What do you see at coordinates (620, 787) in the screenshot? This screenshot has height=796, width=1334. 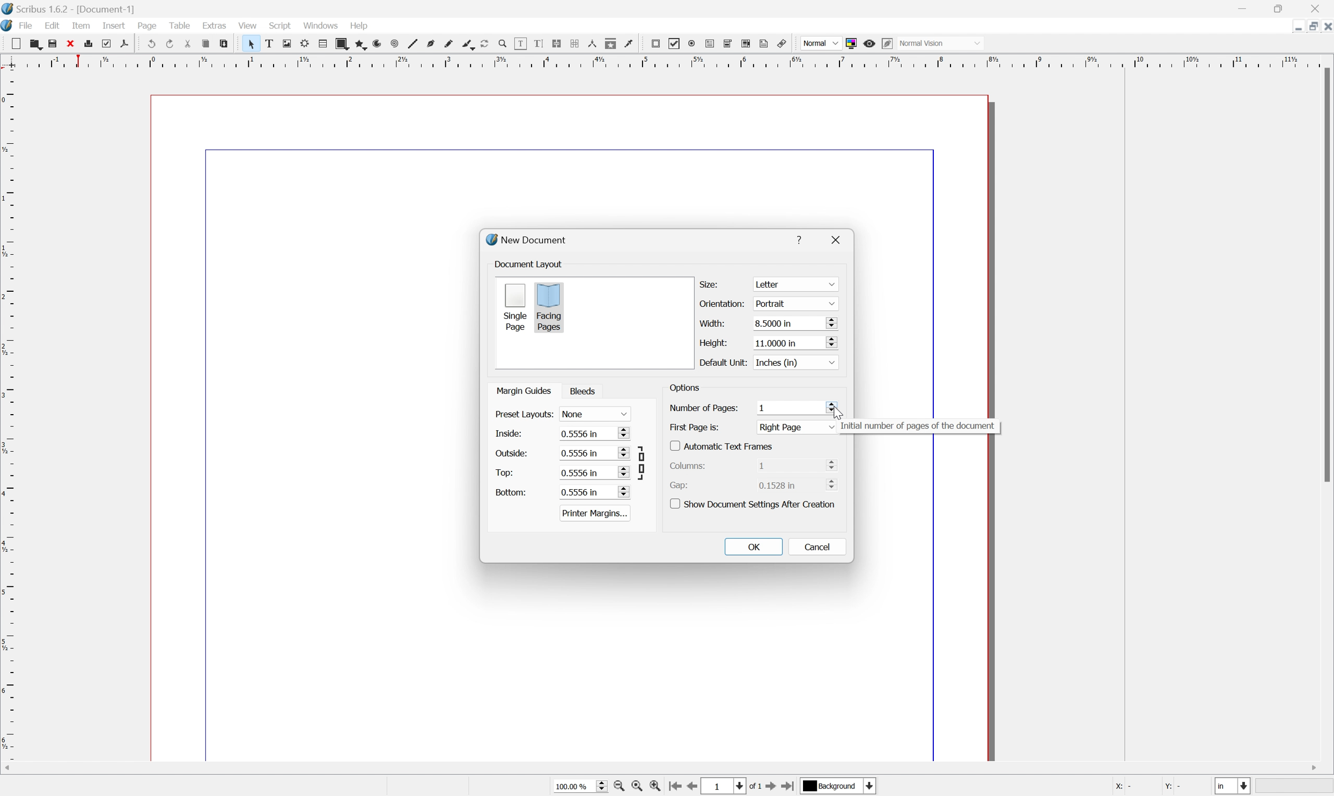 I see `zoom out` at bounding box center [620, 787].